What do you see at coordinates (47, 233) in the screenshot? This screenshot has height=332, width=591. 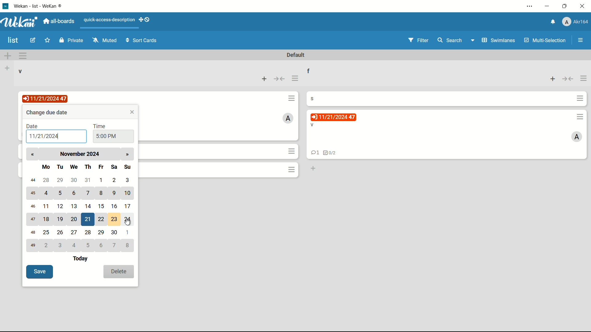 I see `25` at bounding box center [47, 233].